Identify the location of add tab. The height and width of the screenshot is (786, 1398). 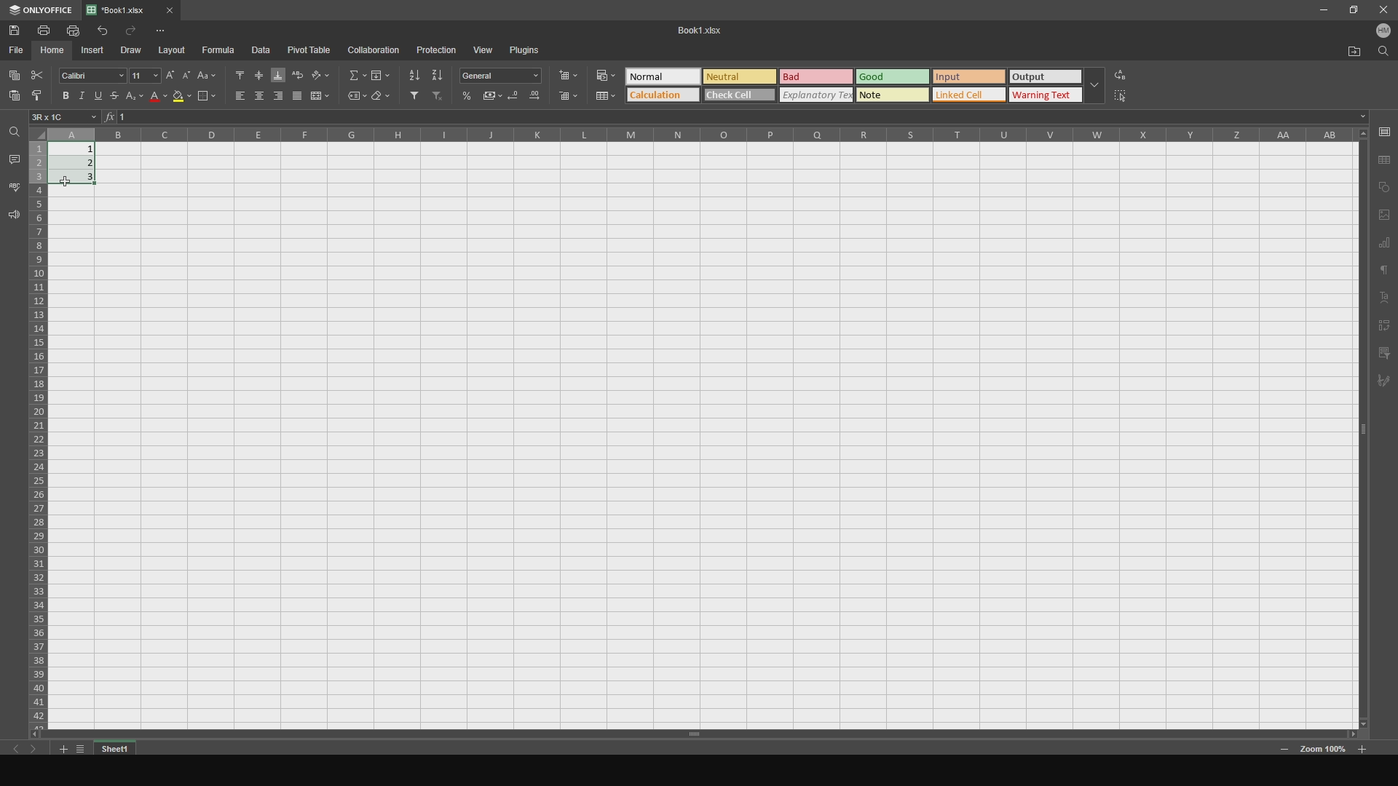
(60, 750).